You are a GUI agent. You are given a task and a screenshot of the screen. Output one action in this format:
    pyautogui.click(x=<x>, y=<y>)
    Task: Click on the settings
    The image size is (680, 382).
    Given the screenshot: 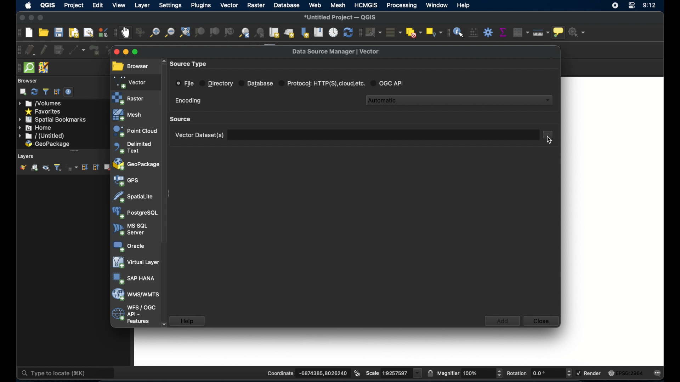 What is the action you would take?
    pyautogui.click(x=170, y=5)
    